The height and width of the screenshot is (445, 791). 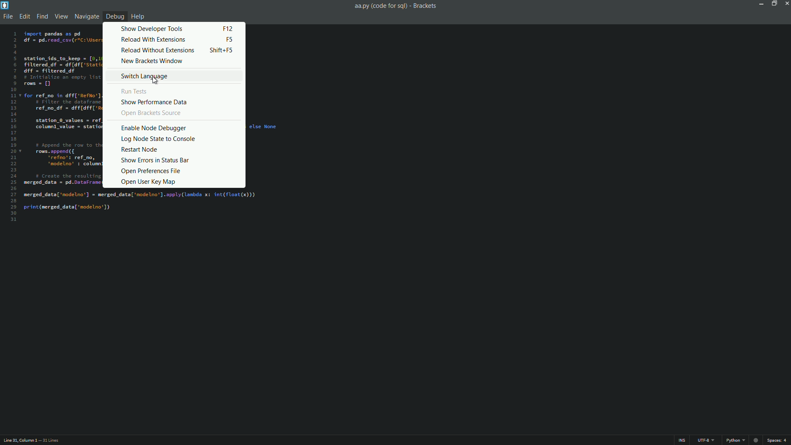 I want to click on show developer tools, so click(x=152, y=28).